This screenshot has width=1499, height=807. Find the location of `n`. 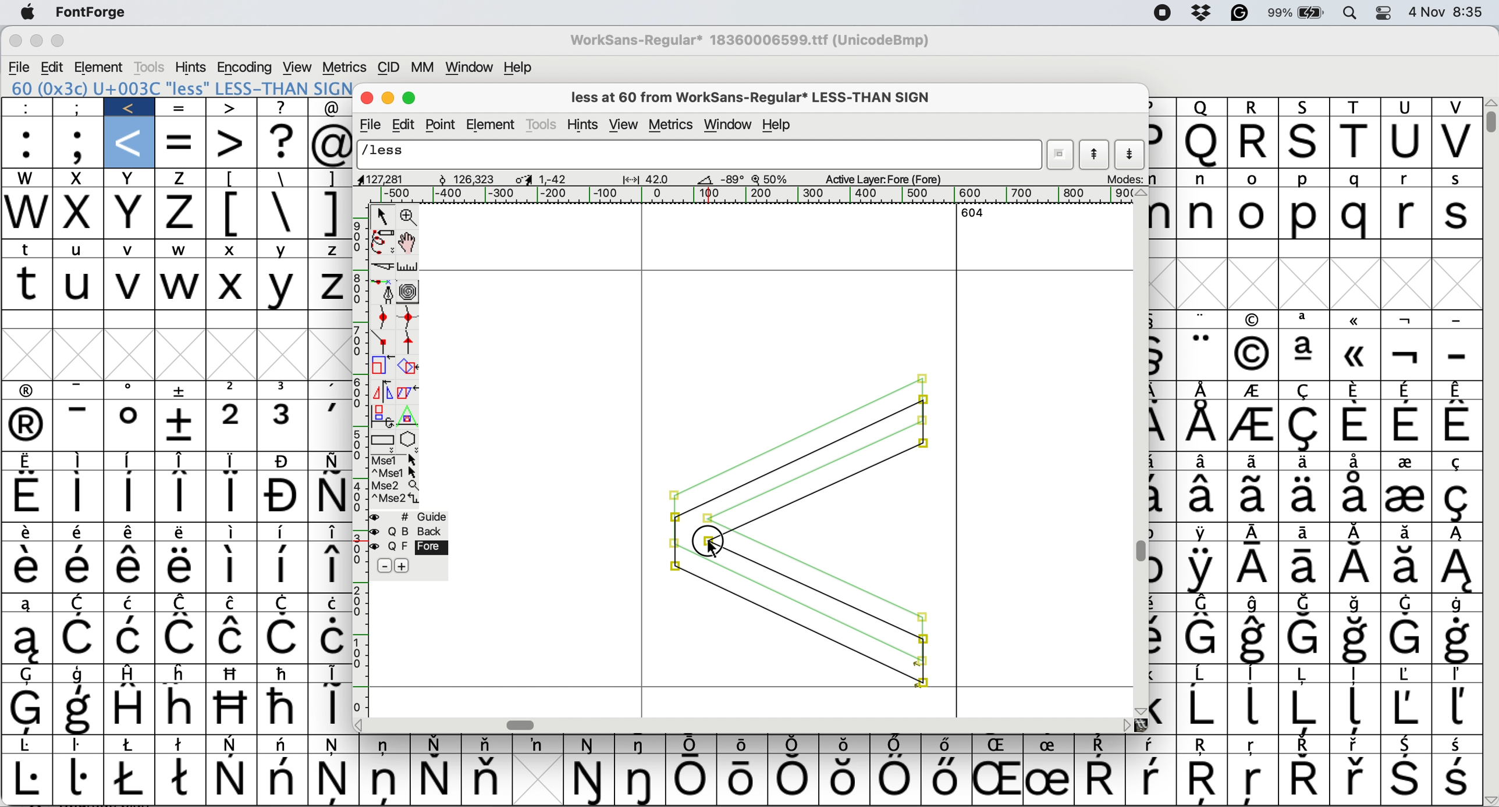

n is located at coordinates (1203, 213).